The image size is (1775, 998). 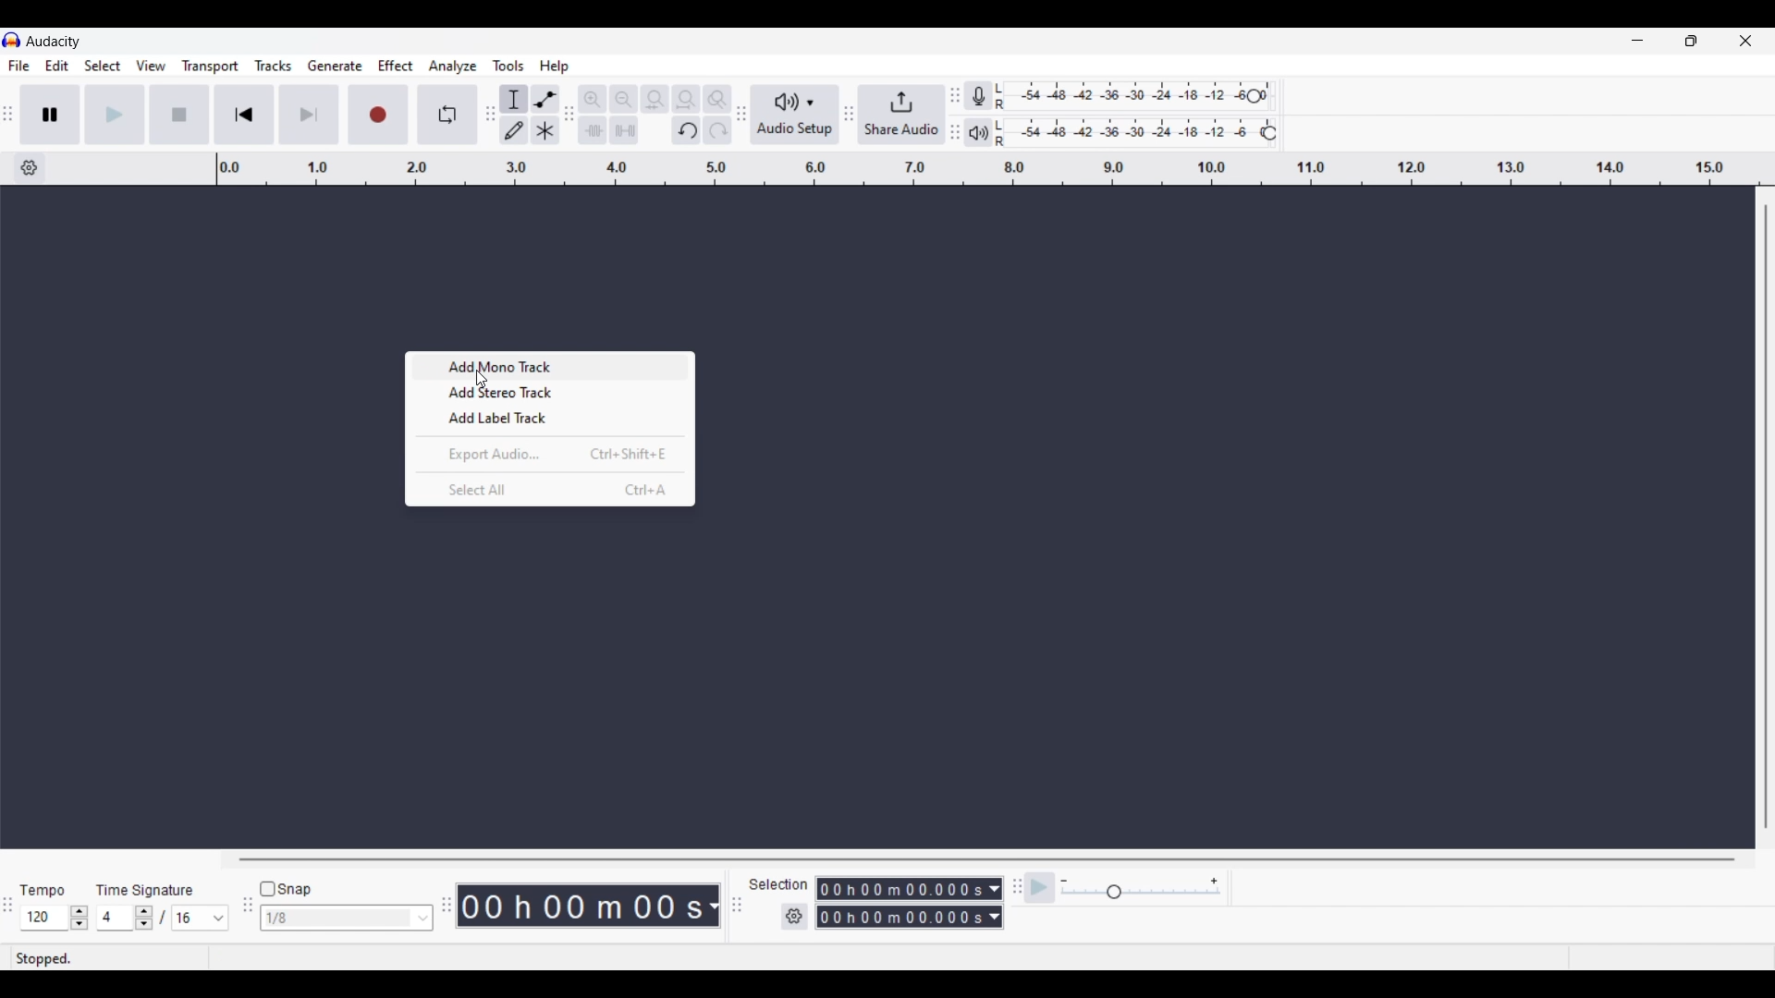 I want to click on Selected time signature, so click(x=116, y=919).